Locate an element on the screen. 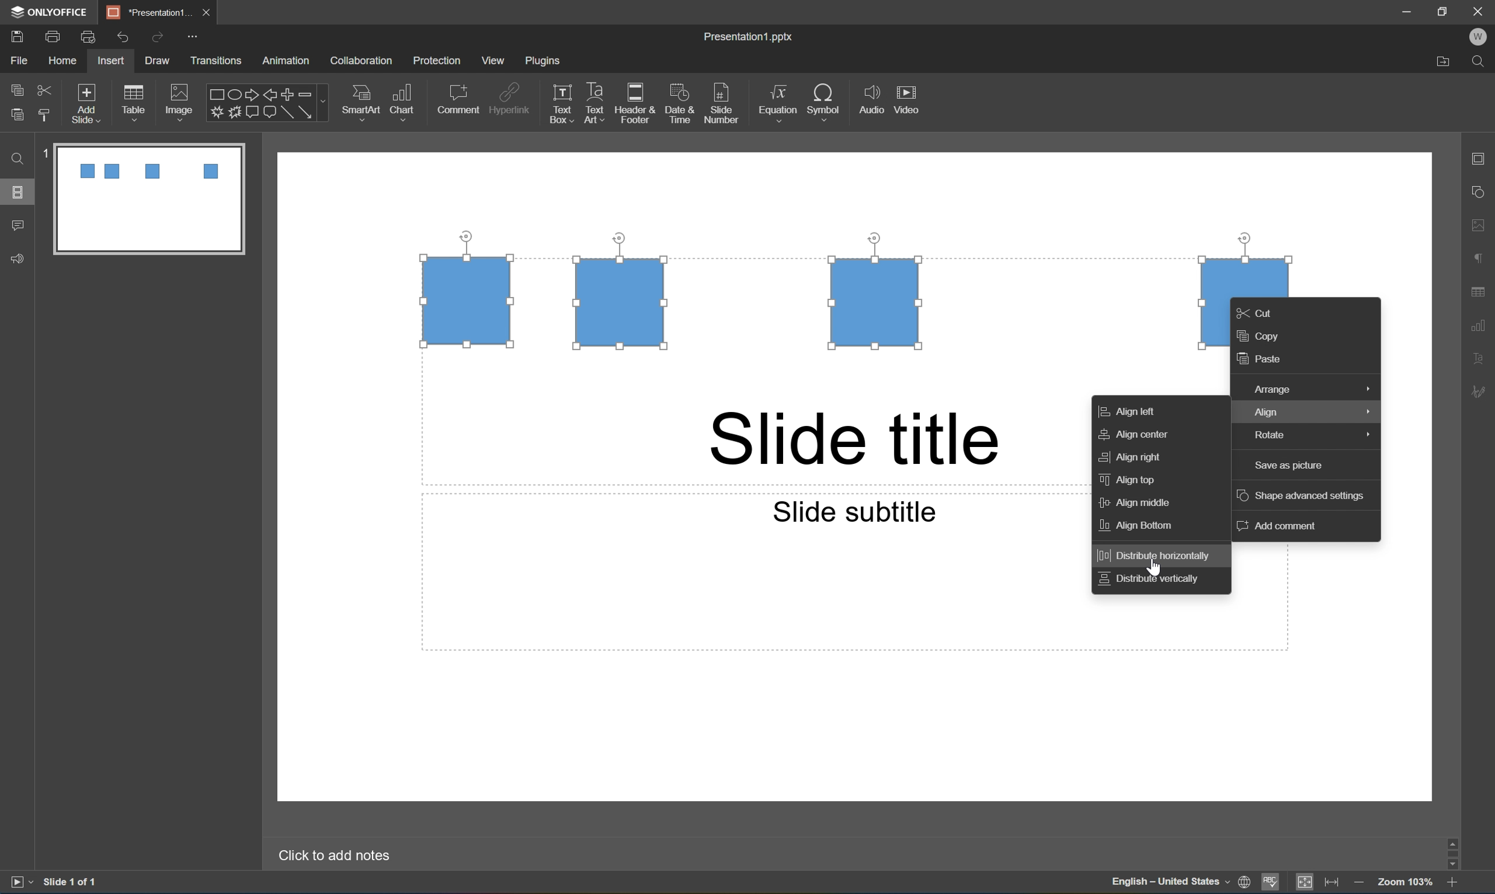 This screenshot has width=1495, height=894. draw is located at coordinates (155, 60).